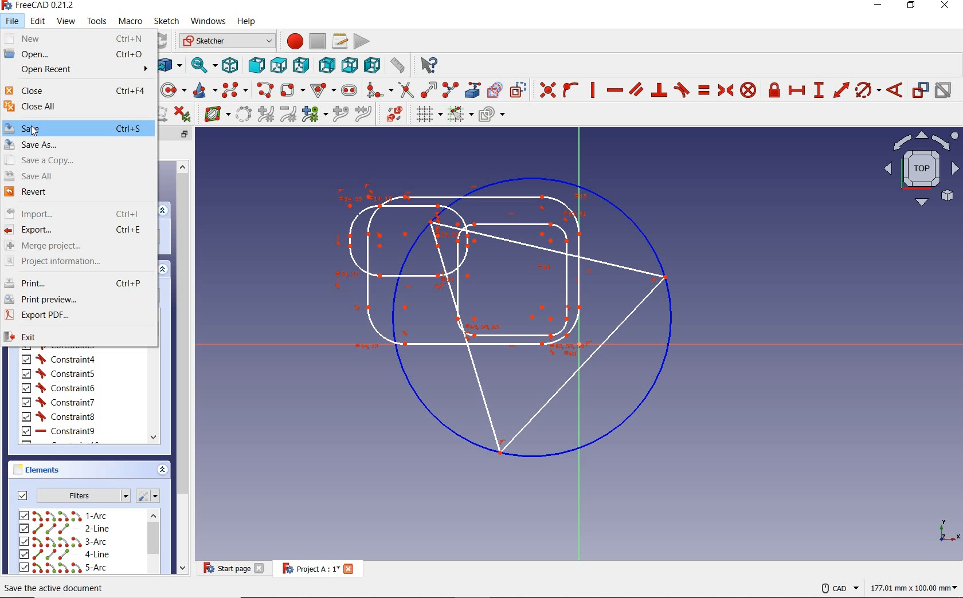 The height and width of the screenshot is (598, 963). What do you see at coordinates (920, 90) in the screenshot?
I see `toggle driving` at bounding box center [920, 90].